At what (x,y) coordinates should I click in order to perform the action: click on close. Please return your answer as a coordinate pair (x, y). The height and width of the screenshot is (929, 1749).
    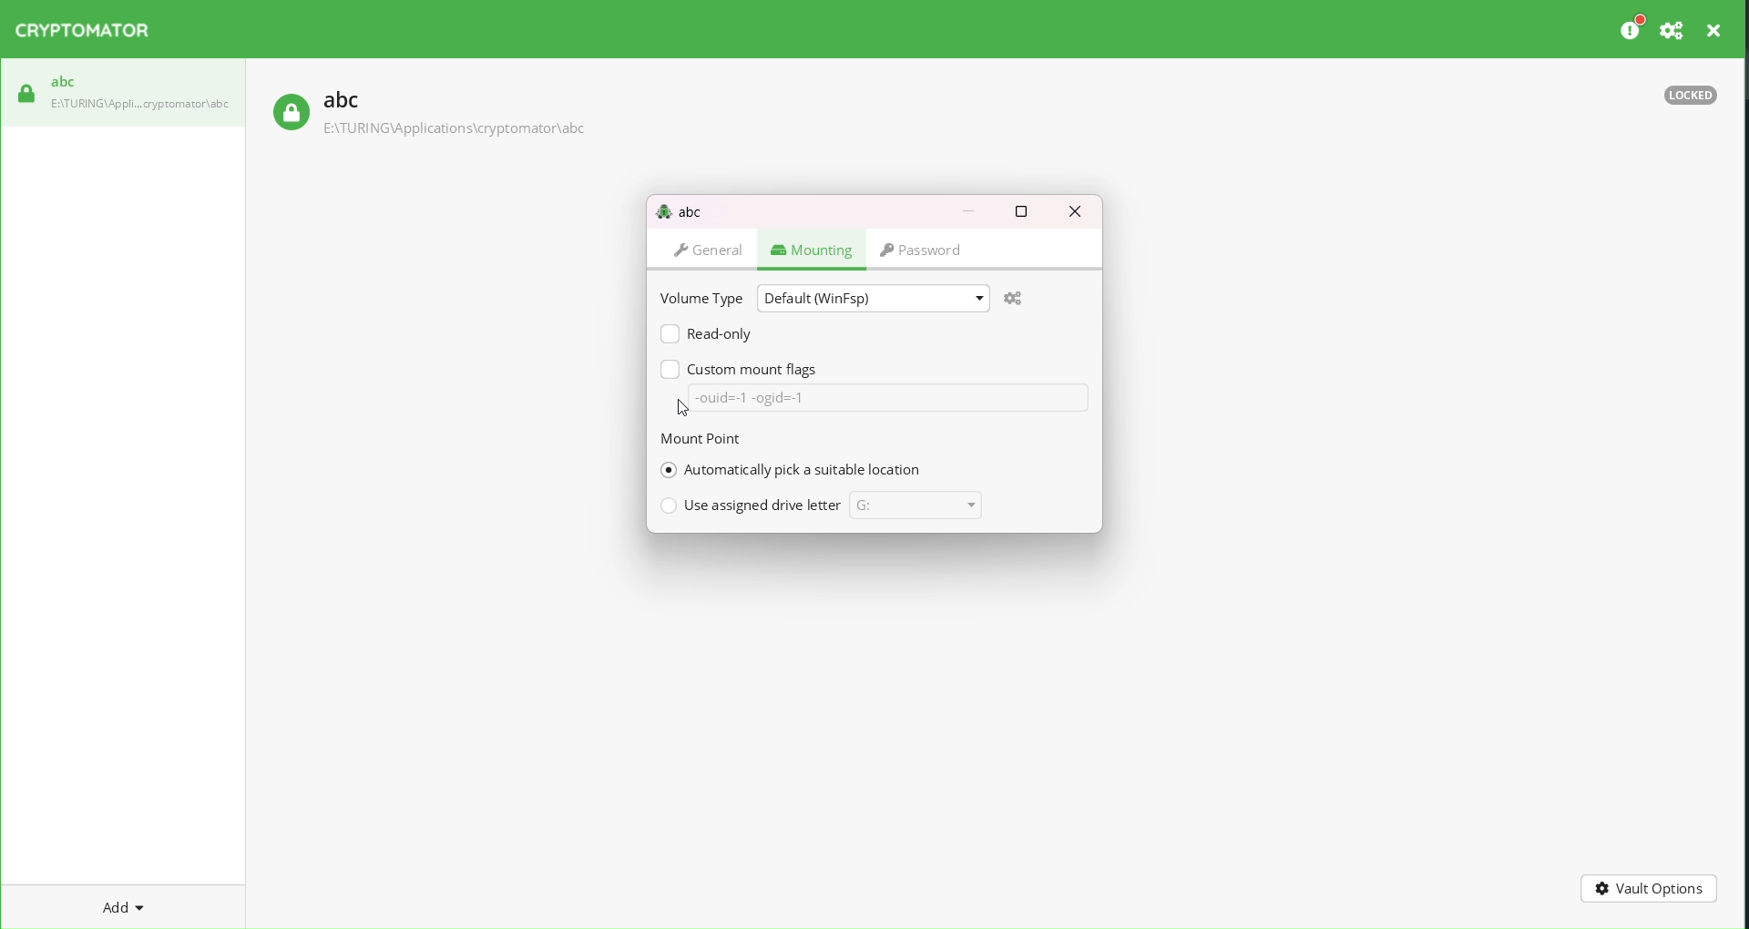
    Looking at the image, I should click on (1715, 30).